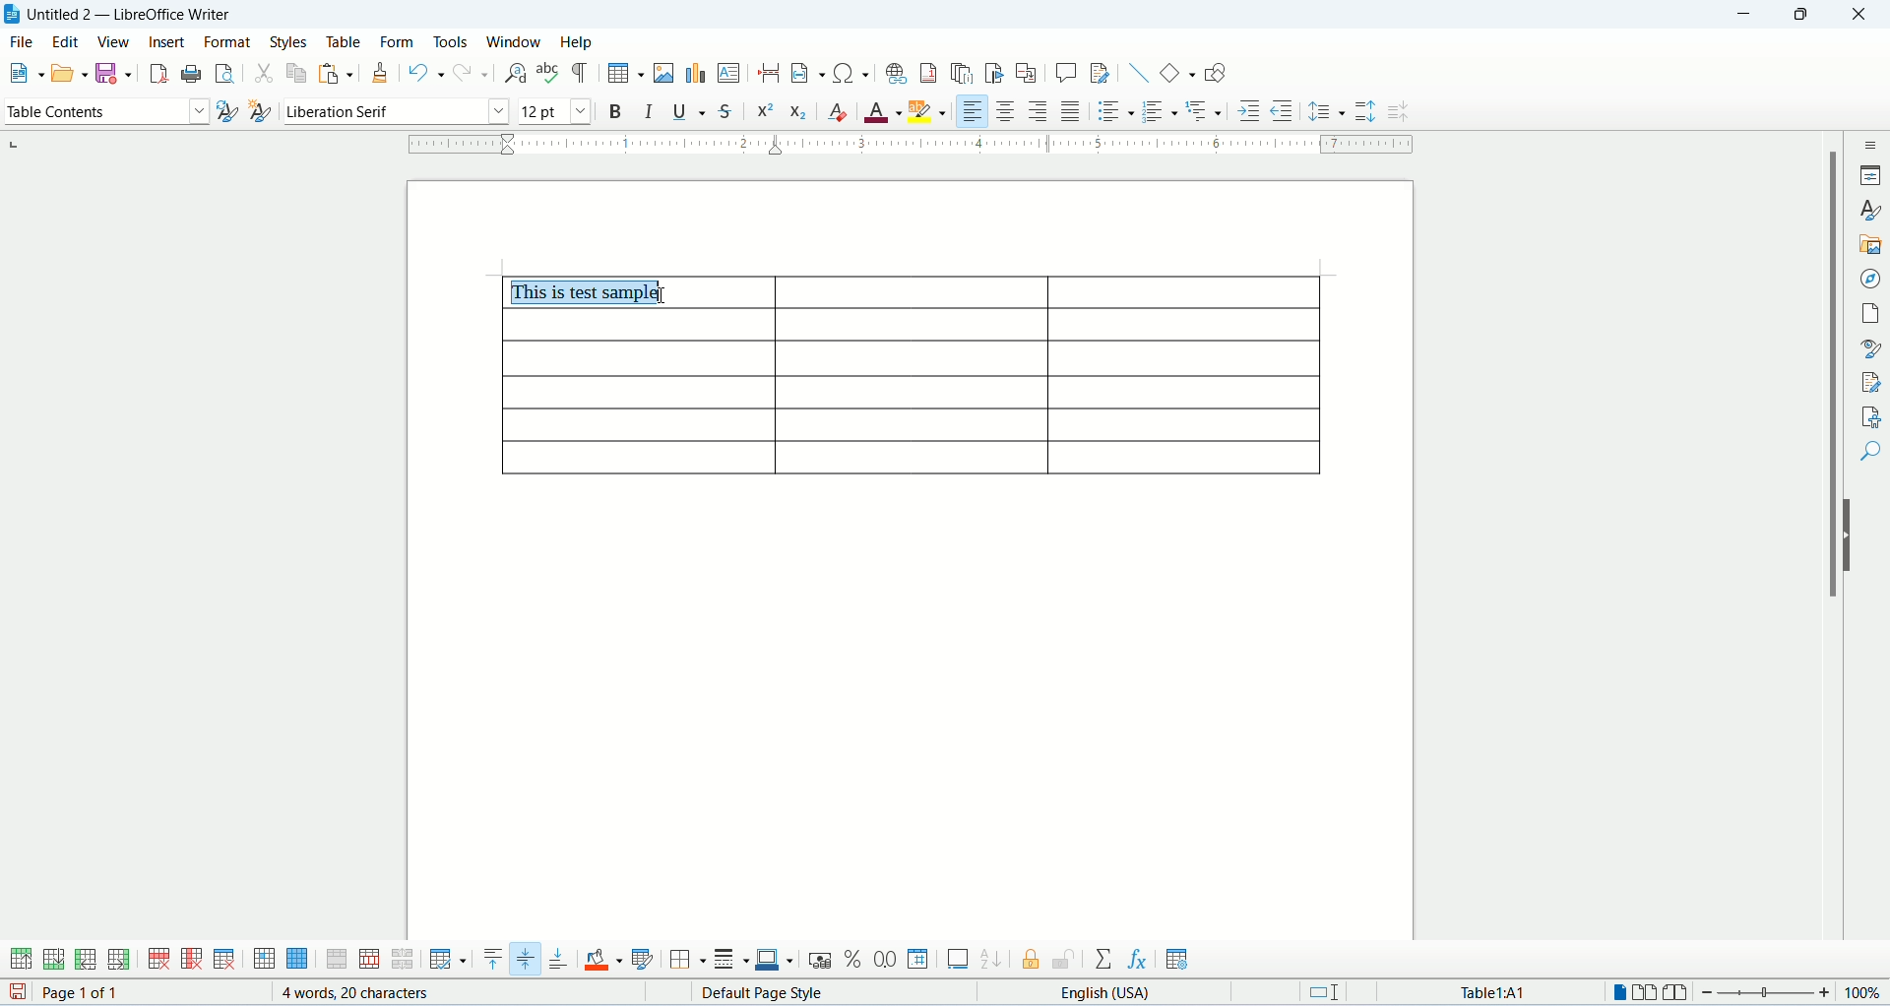  Describe the element at coordinates (1250, 110) in the screenshot. I see `increase indent` at that location.